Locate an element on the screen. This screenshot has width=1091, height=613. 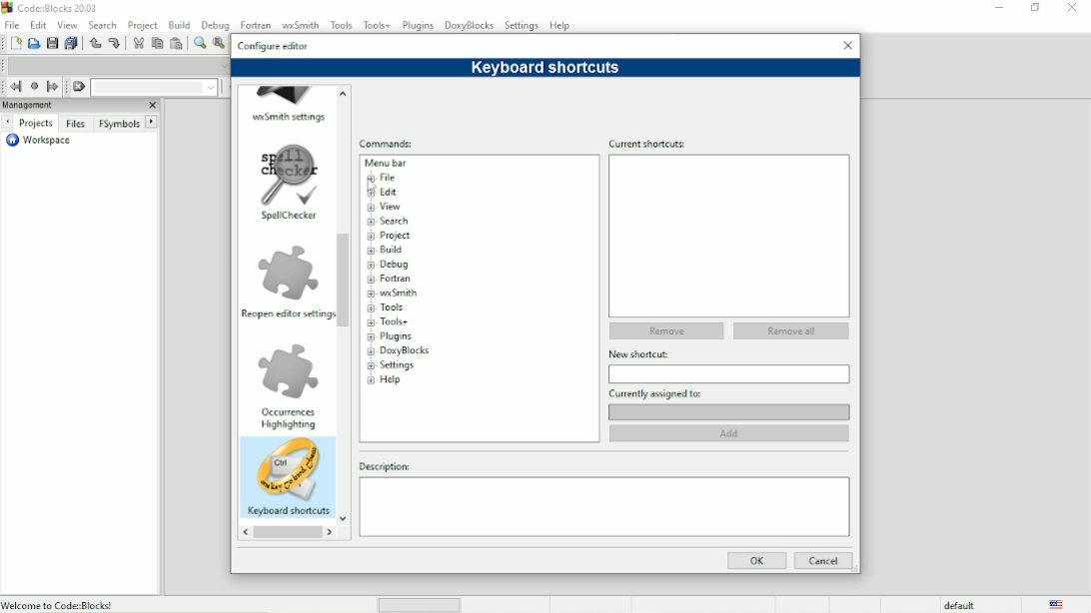
Help is located at coordinates (394, 381).